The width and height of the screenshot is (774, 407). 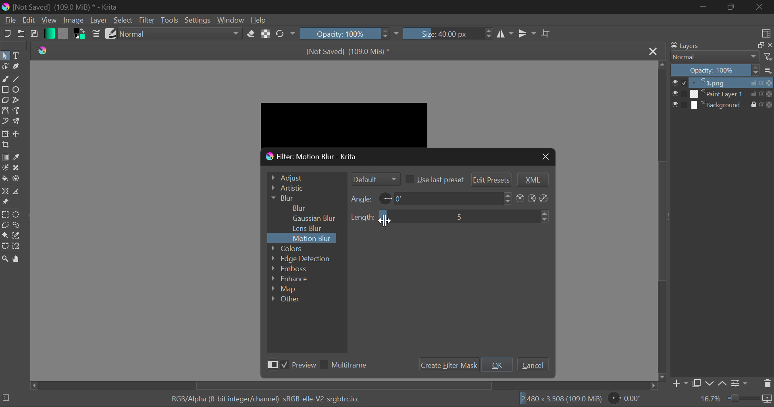 What do you see at coordinates (286, 299) in the screenshot?
I see `Other` at bounding box center [286, 299].